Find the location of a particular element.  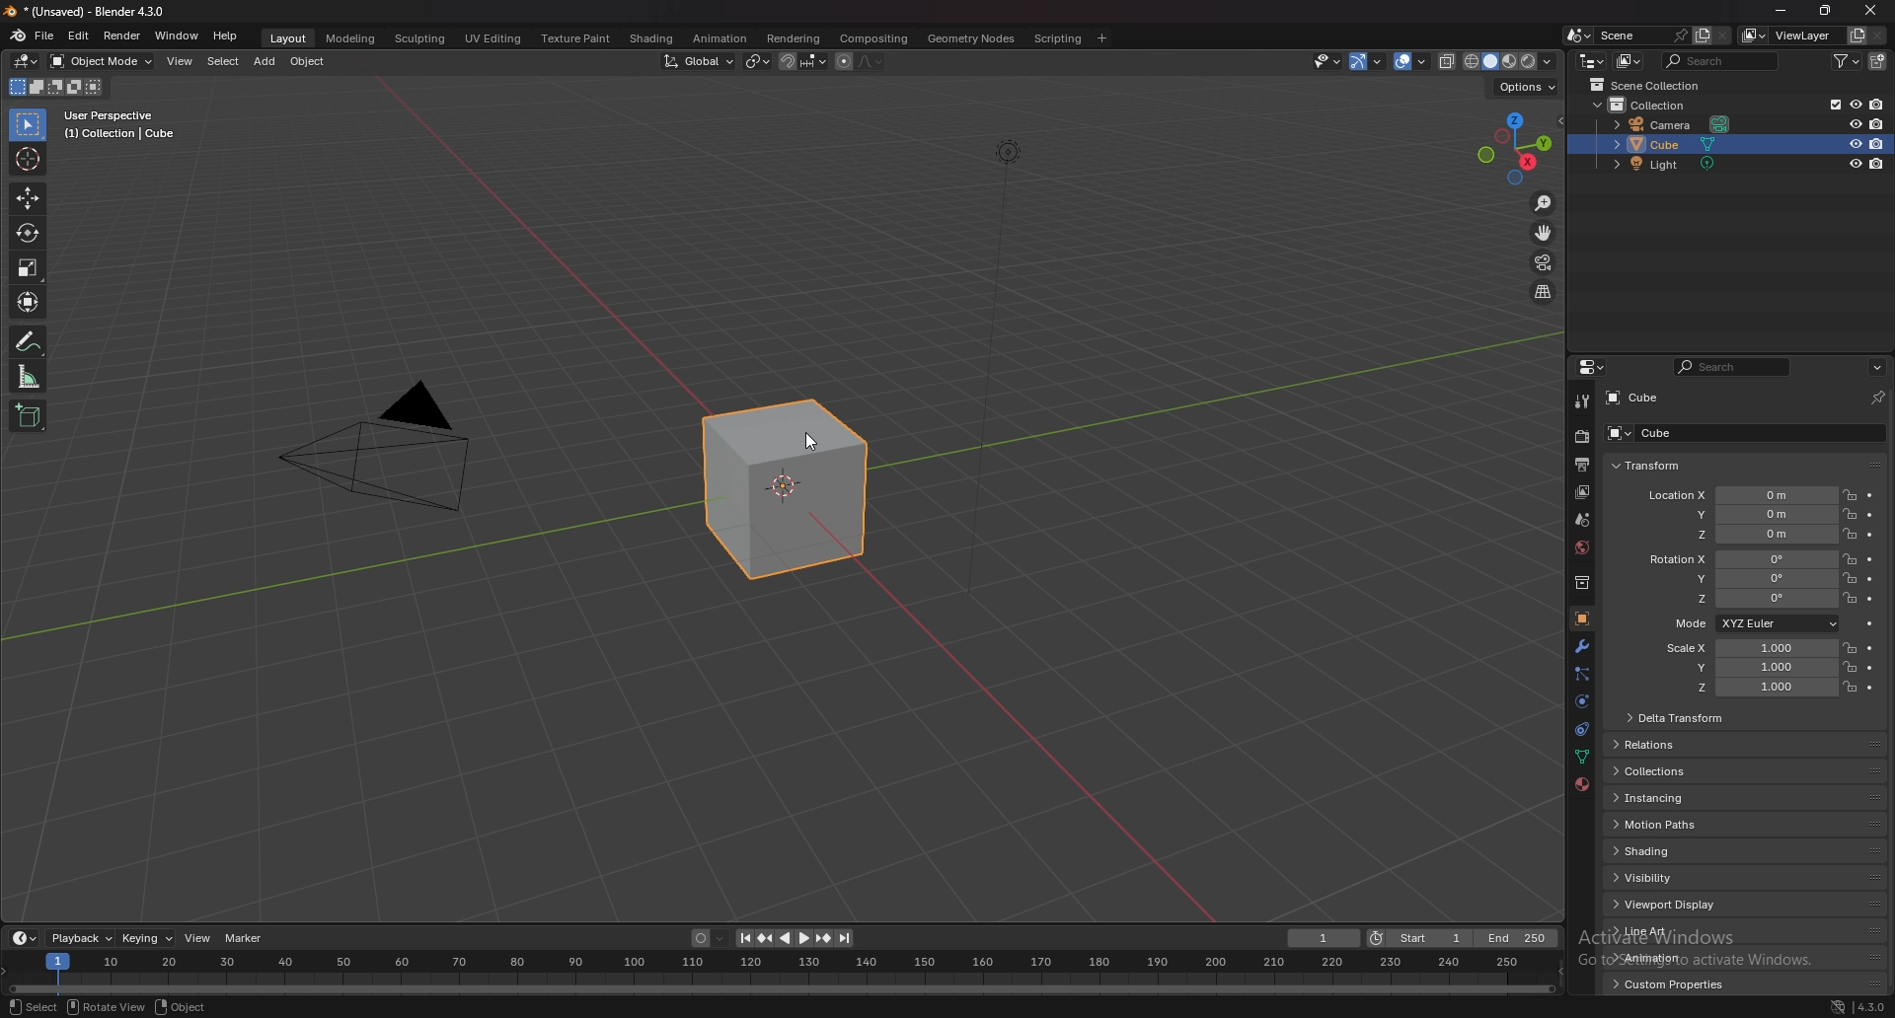

keying is located at coordinates (148, 938).